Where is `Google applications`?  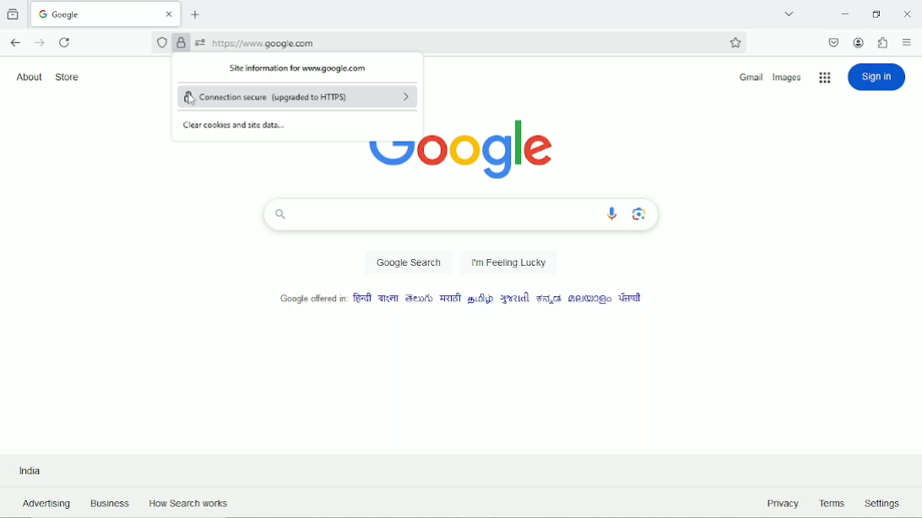 Google applications is located at coordinates (825, 78).